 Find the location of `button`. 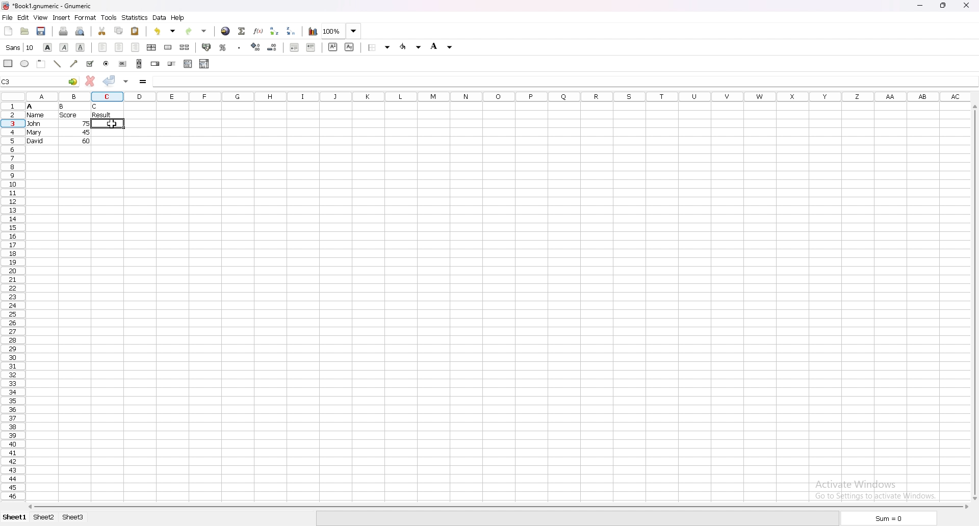

button is located at coordinates (123, 64).